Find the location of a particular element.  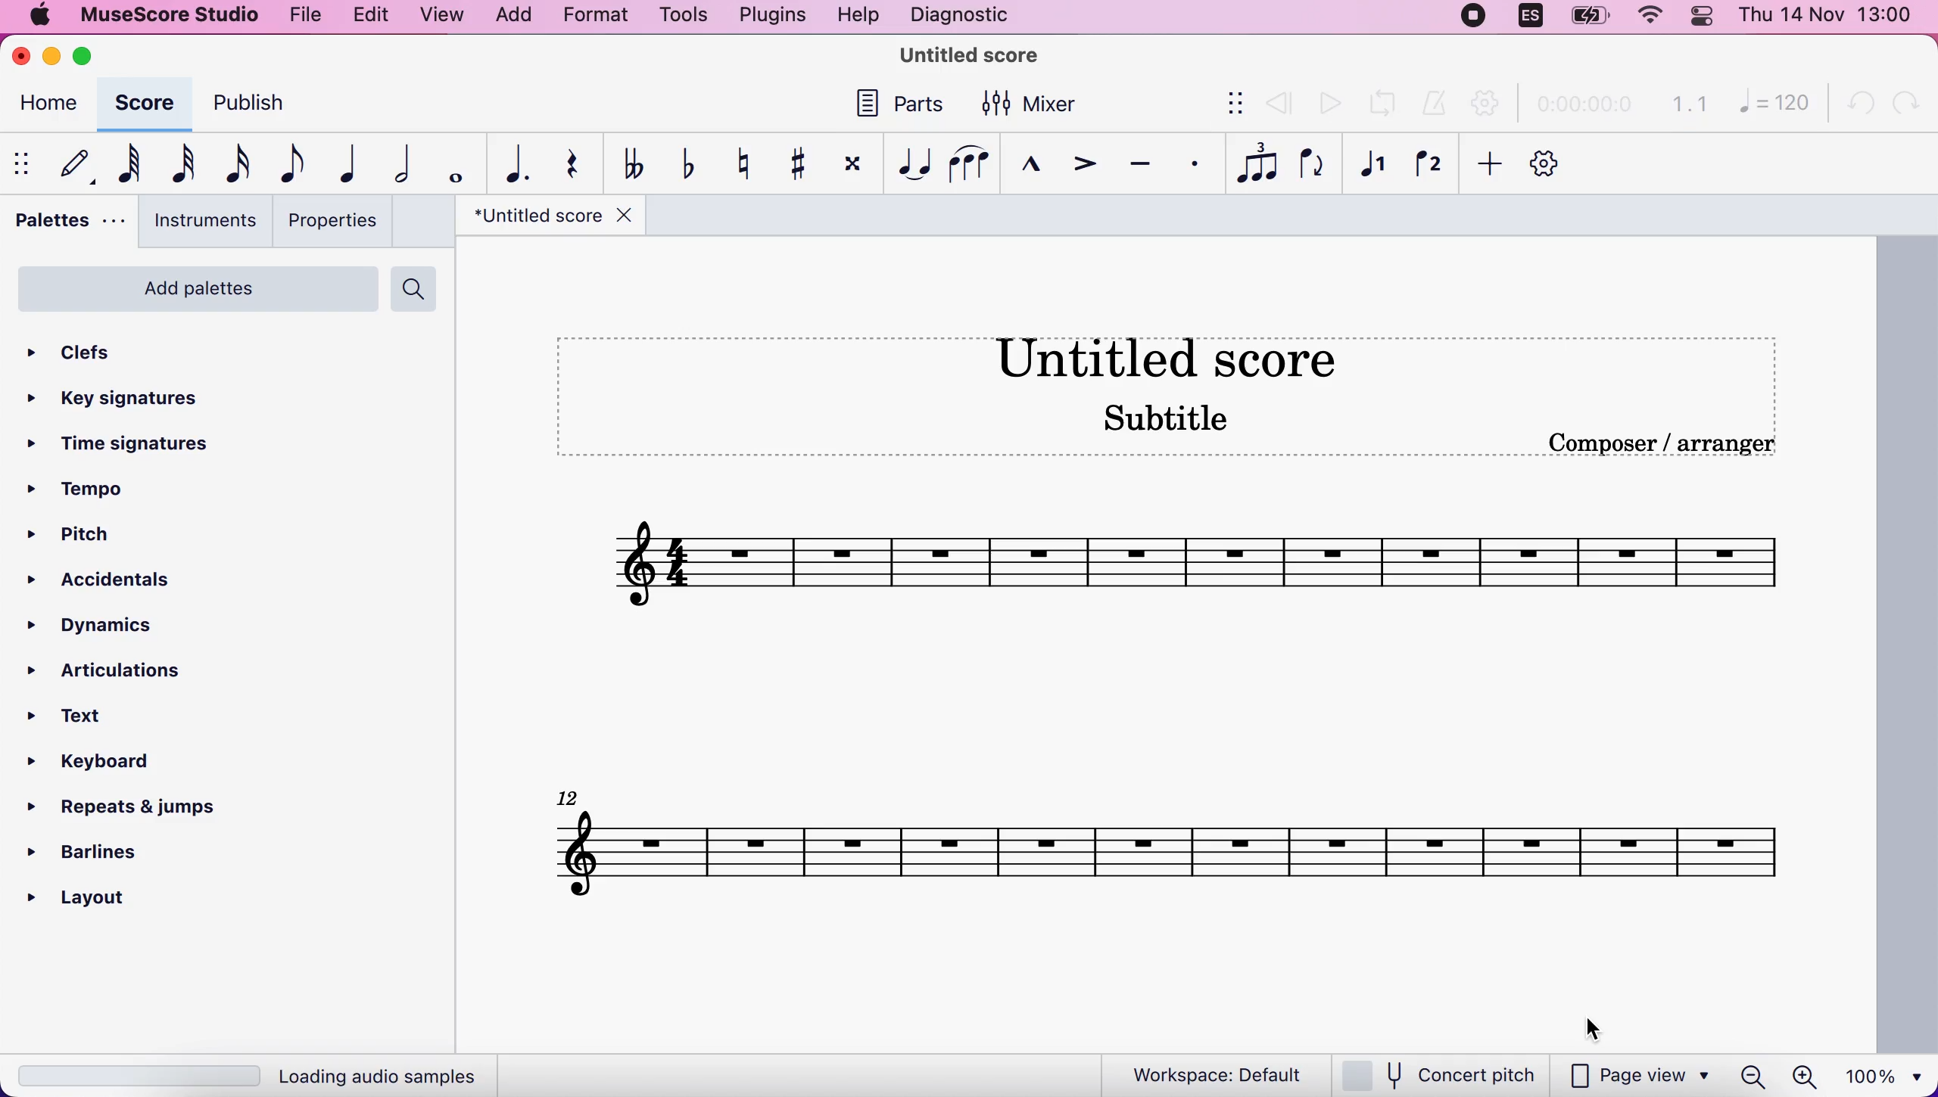

100% is located at coordinates (1888, 1074).